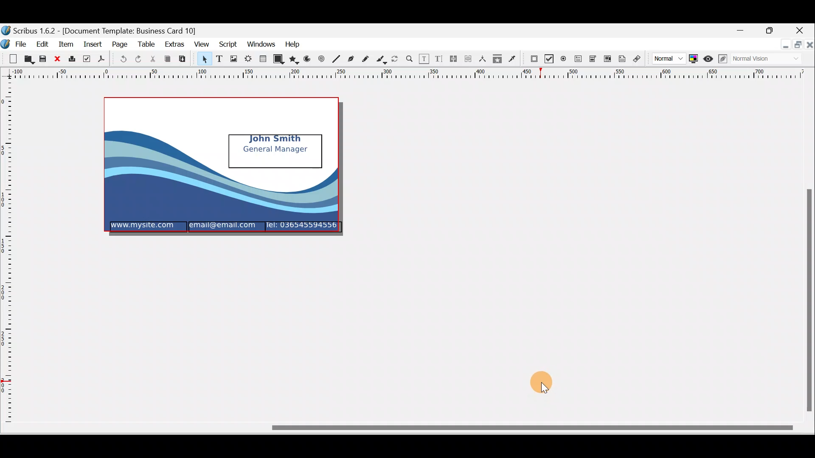 This screenshot has width=815, height=458. Describe the element at coordinates (395, 59) in the screenshot. I see `Rotate item` at that location.